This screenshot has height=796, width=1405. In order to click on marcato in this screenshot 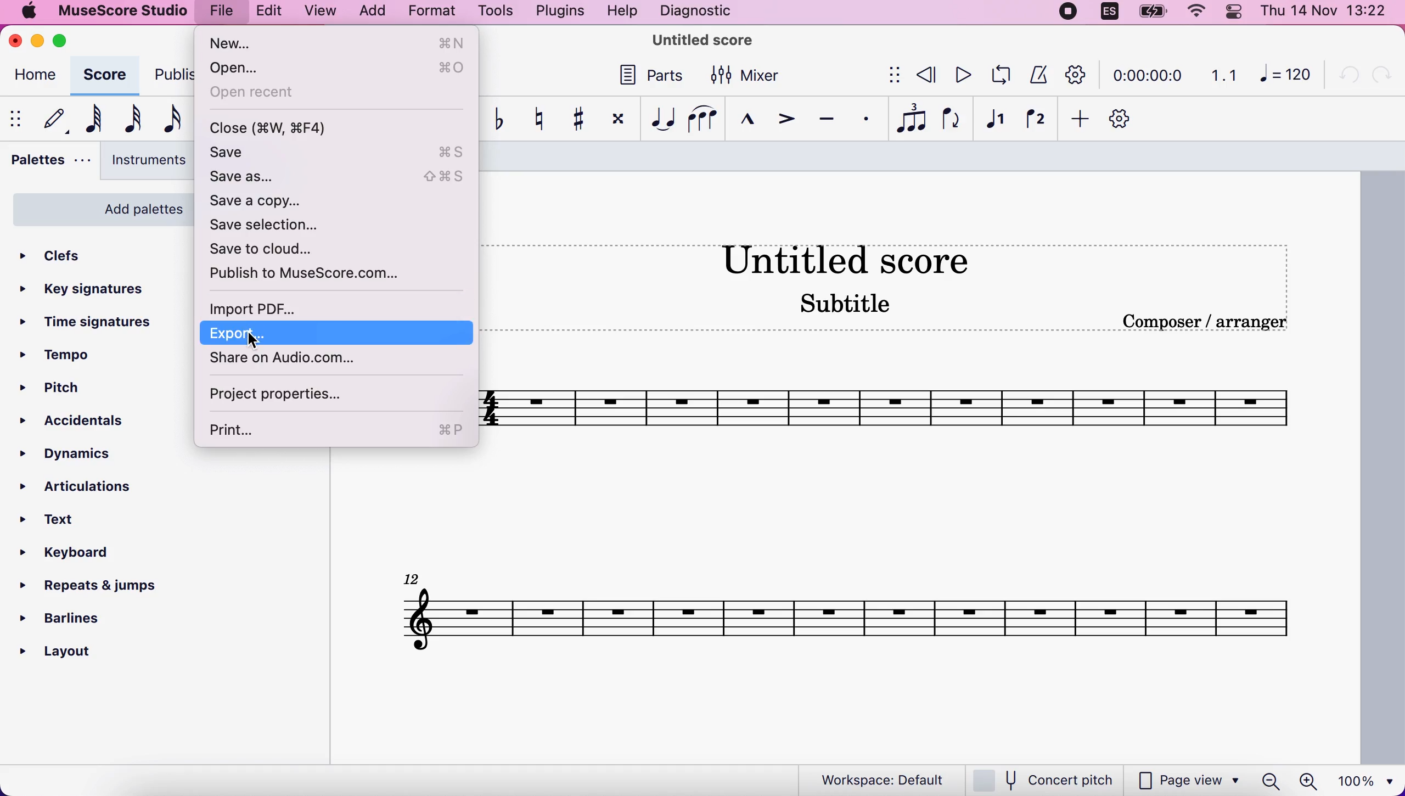, I will do `click(745, 122)`.